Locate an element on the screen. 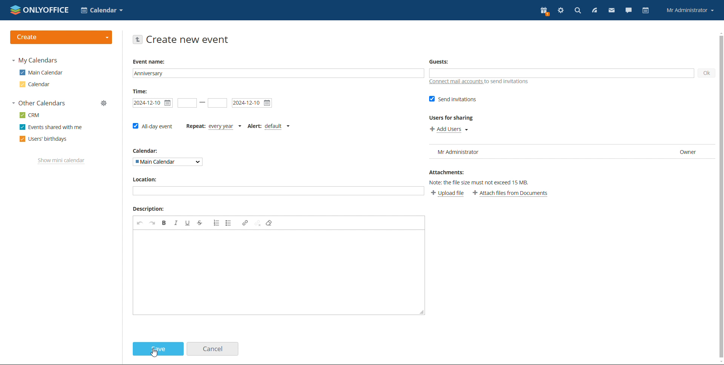 The height and width of the screenshot is (365, 724). insert/remove numbered list is located at coordinates (217, 223).